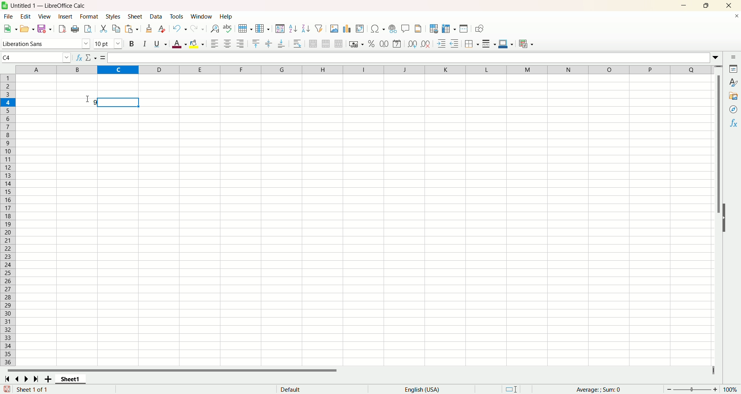 The height and width of the screenshot is (394, 741). I want to click on print, so click(75, 29).